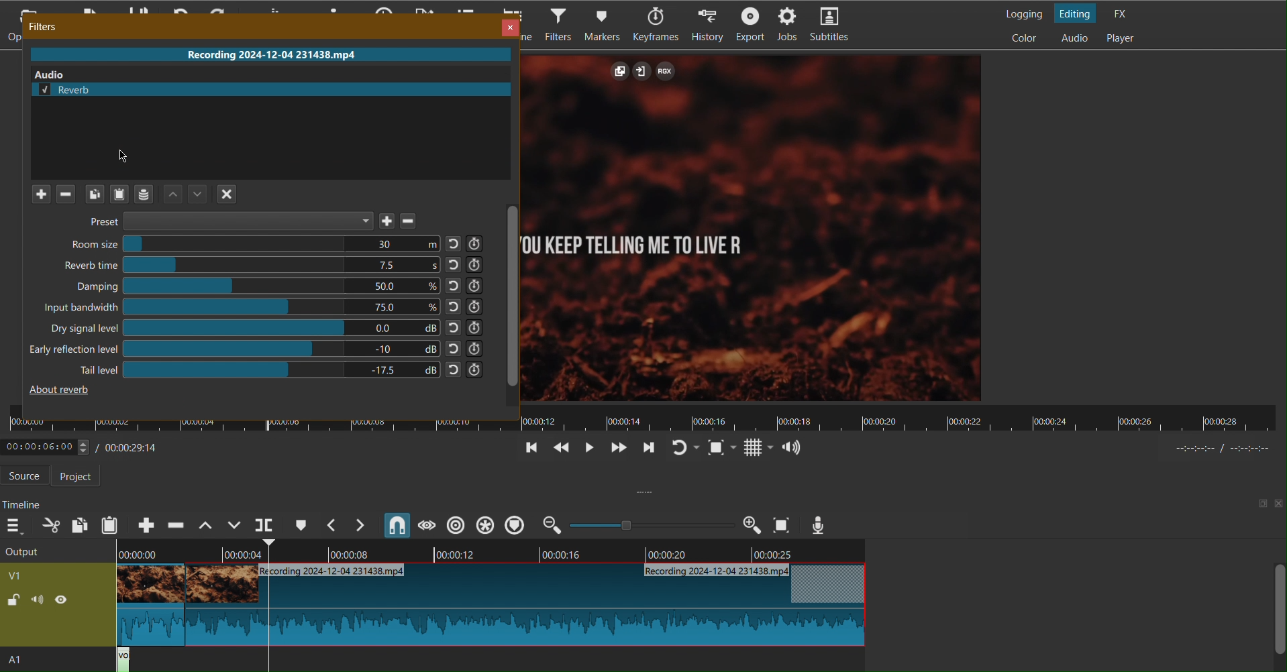  Describe the element at coordinates (257, 347) in the screenshot. I see `Early reflection level` at that location.